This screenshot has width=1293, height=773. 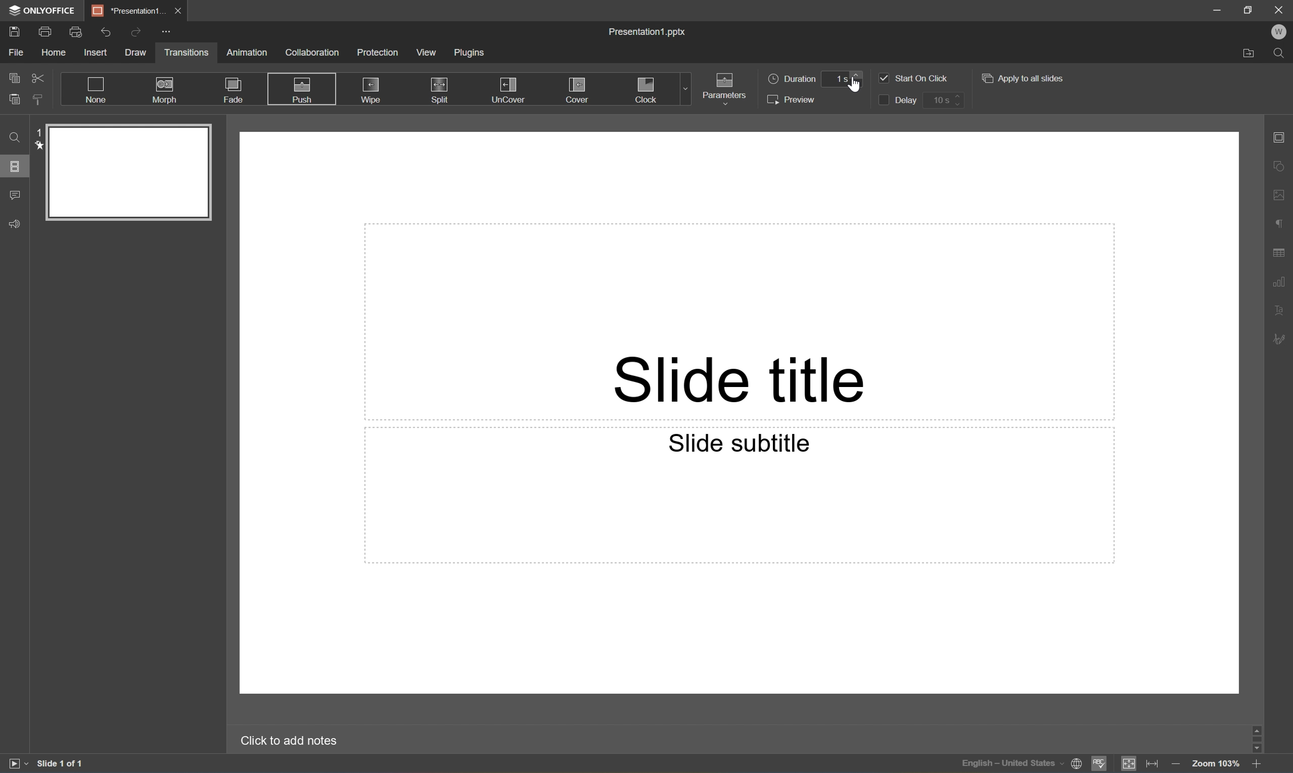 I want to click on Shape settings, so click(x=1281, y=165).